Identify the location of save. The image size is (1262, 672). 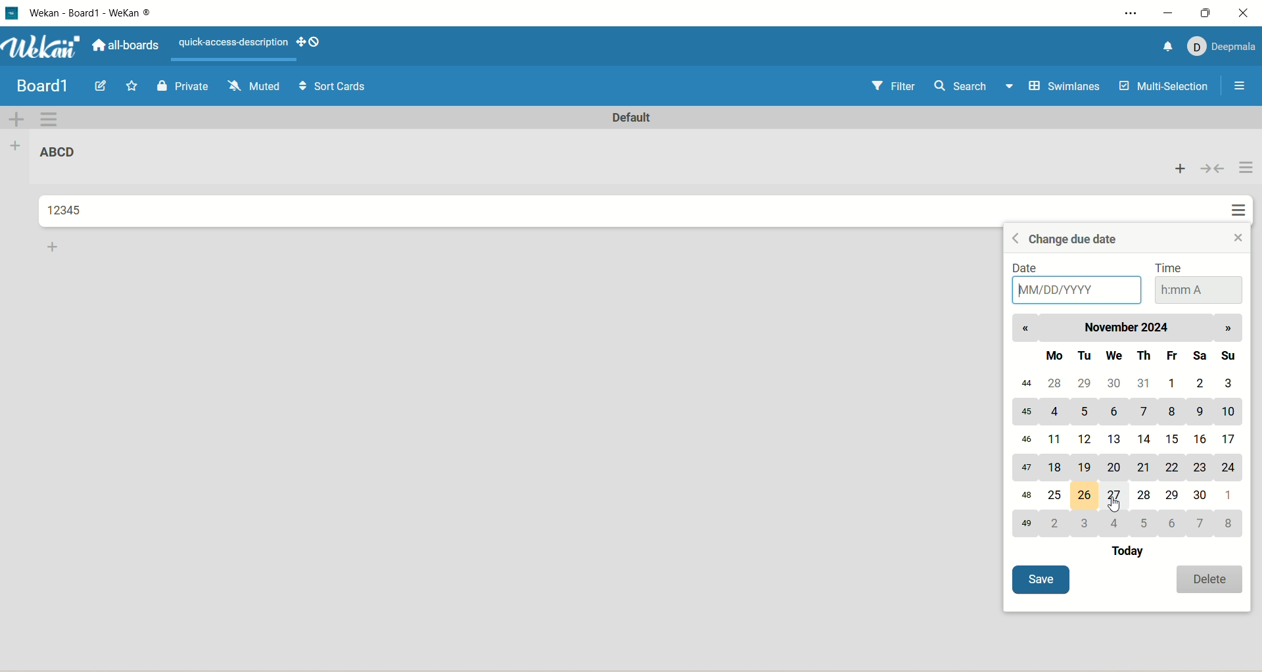
(1043, 581).